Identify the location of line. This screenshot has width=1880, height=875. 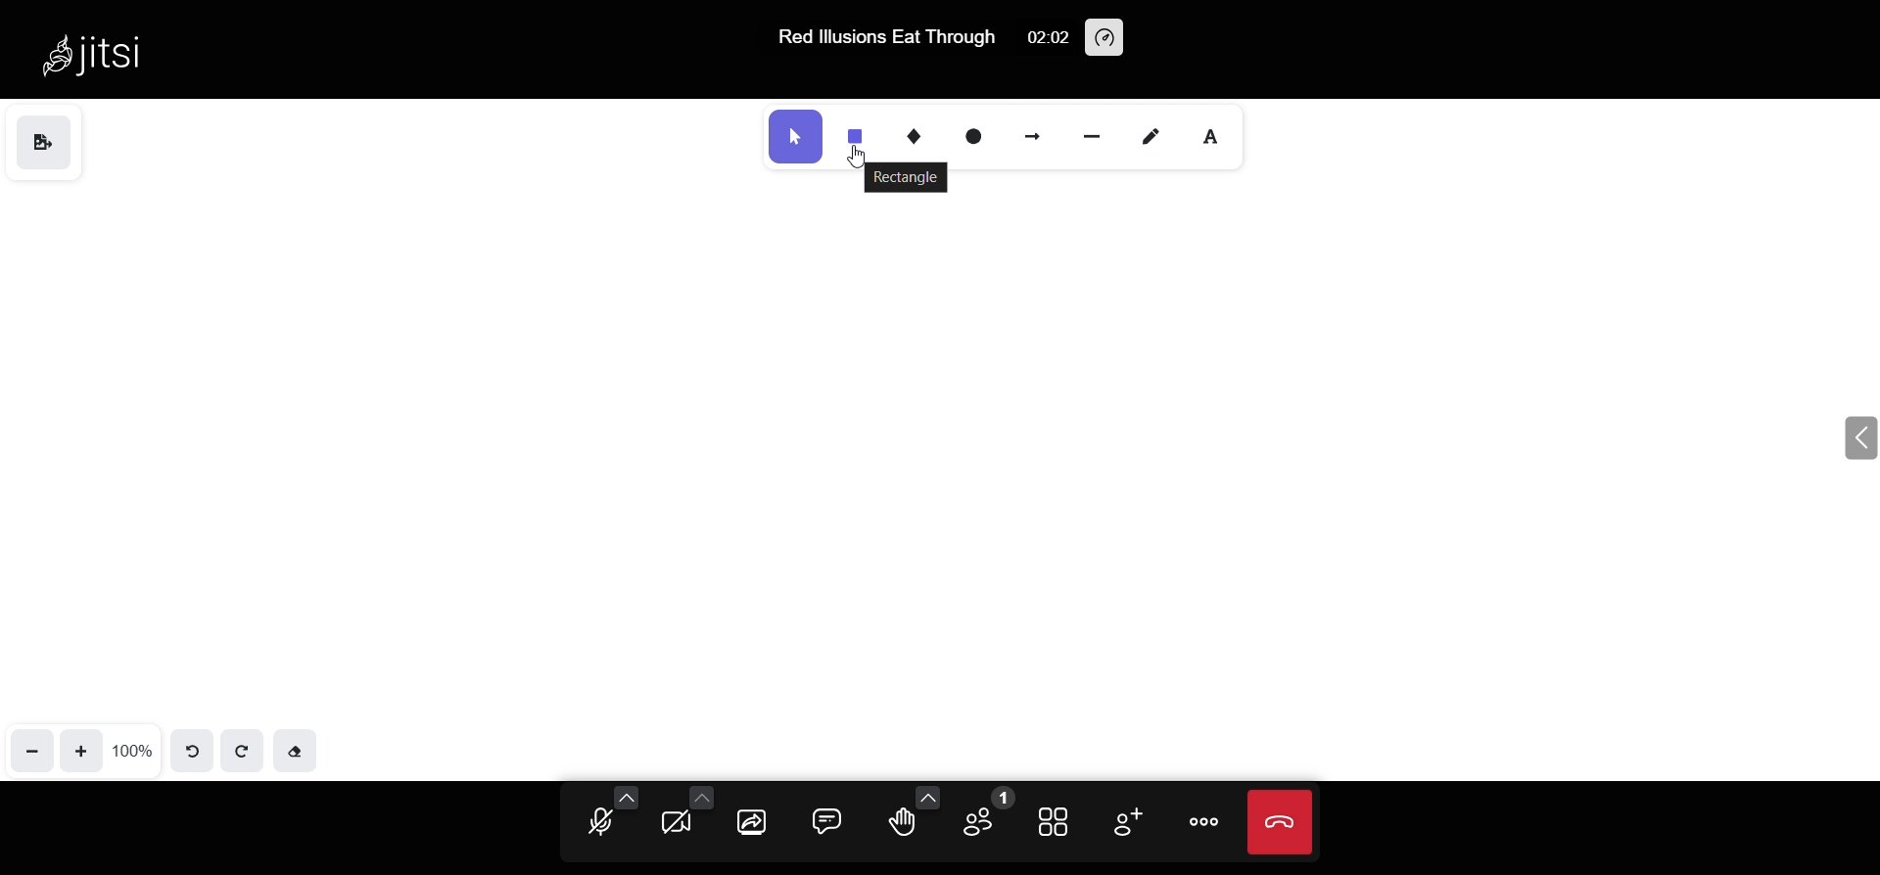
(1093, 133).